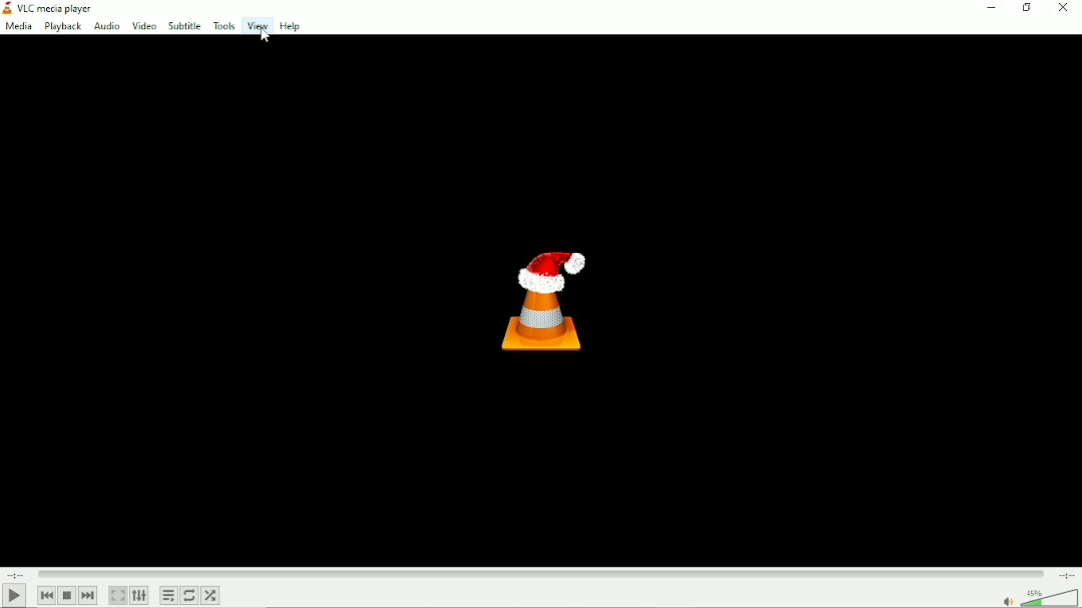 This screenshot has width=1082, height=608. I want to click on restore down, so click(1027, 9).